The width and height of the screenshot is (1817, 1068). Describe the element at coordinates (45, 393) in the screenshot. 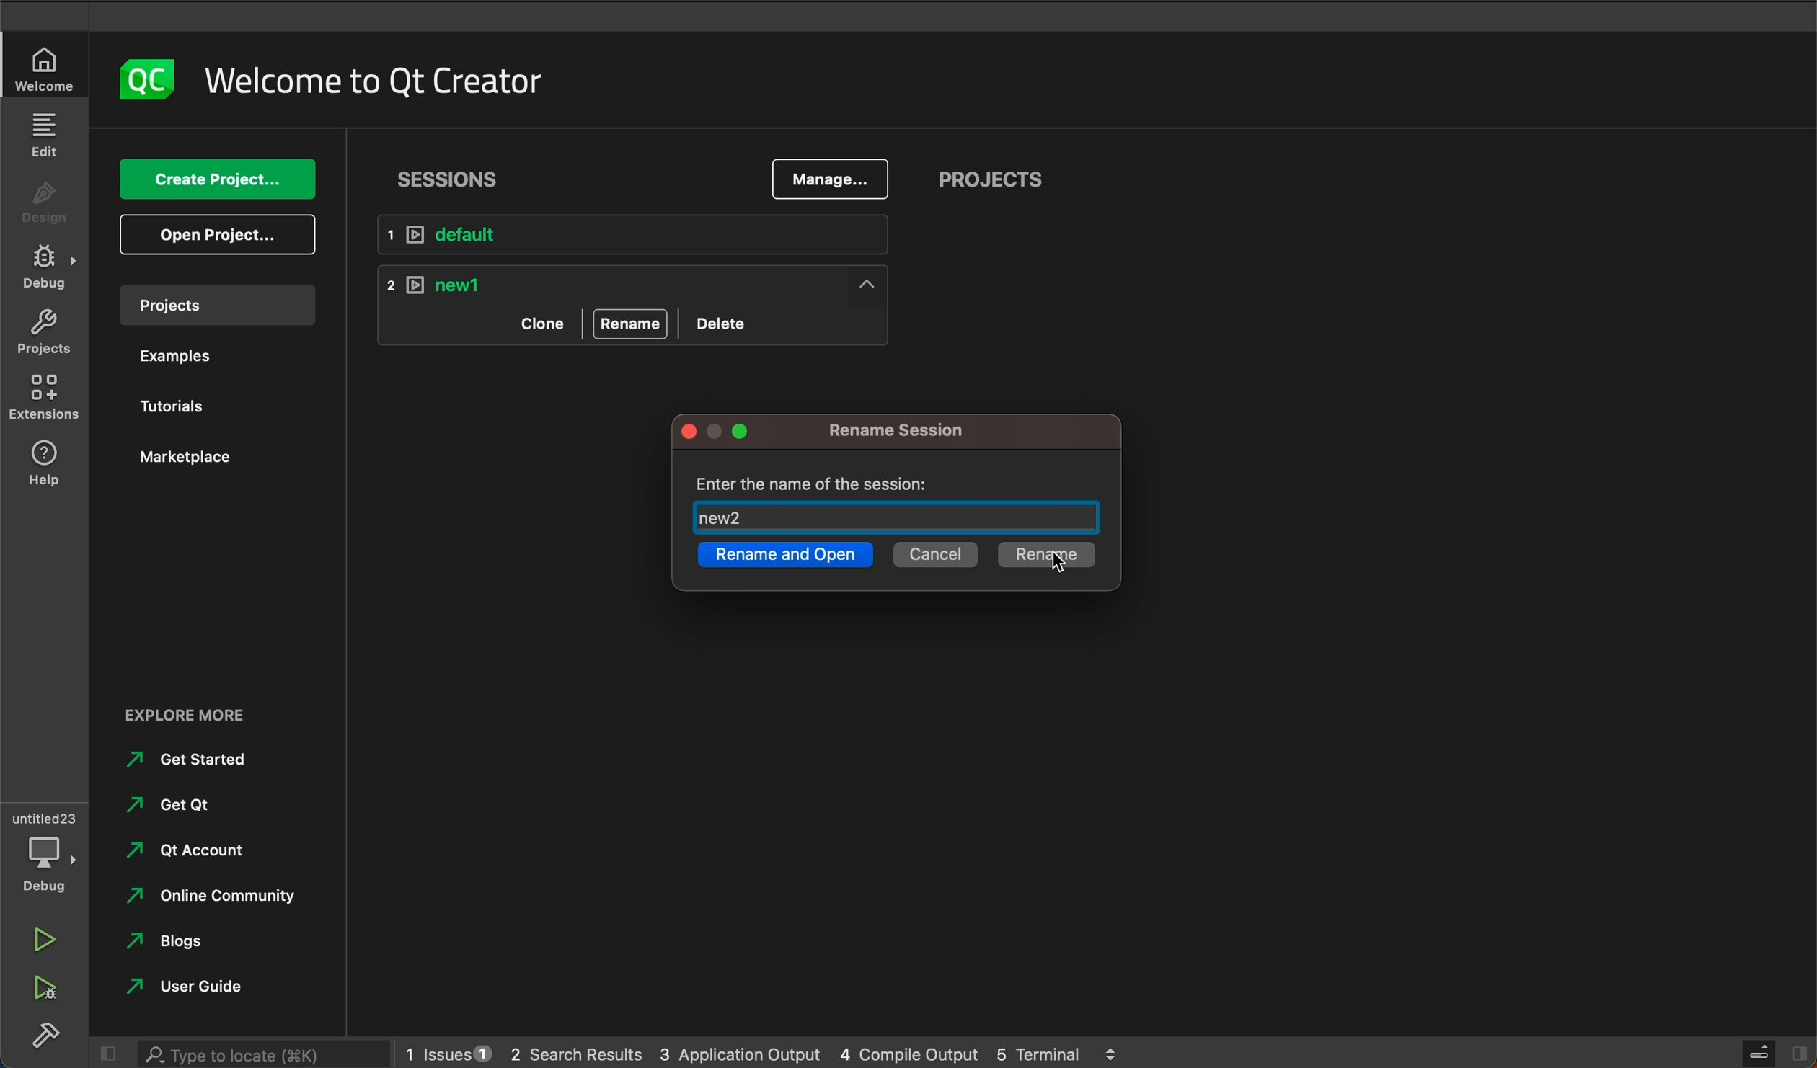

I see `extension` at that location.